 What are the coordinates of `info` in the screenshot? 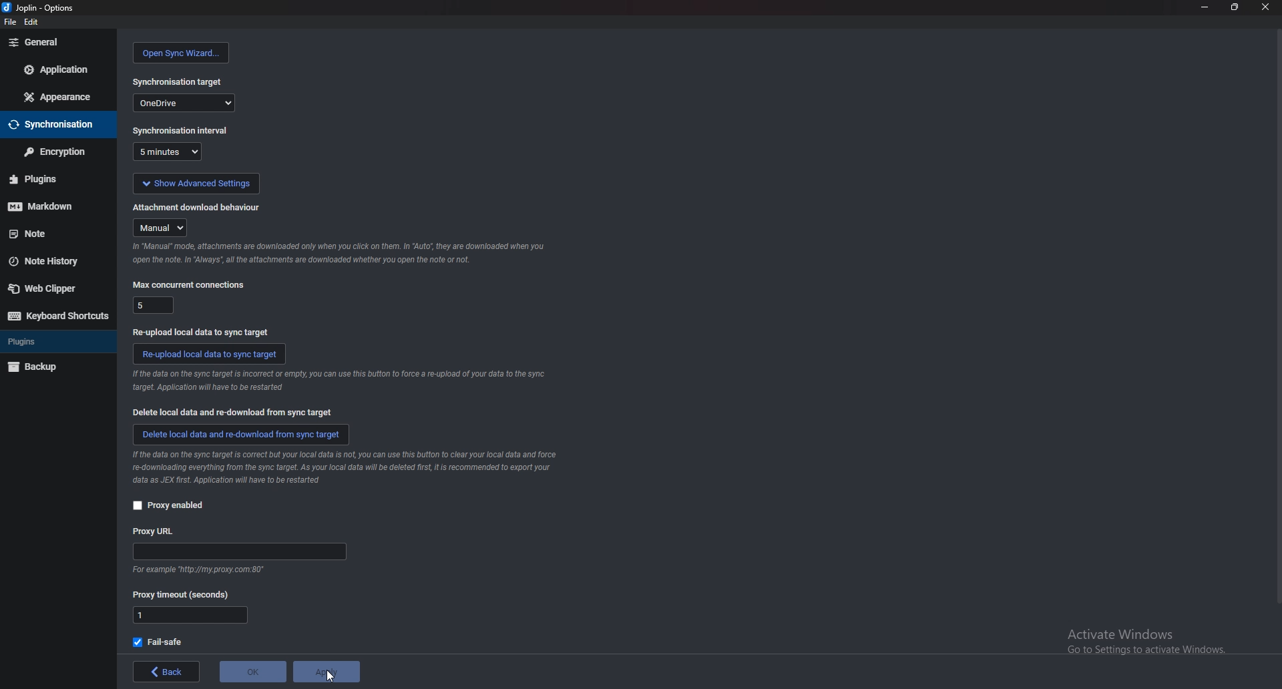 It's located at (340, 381).